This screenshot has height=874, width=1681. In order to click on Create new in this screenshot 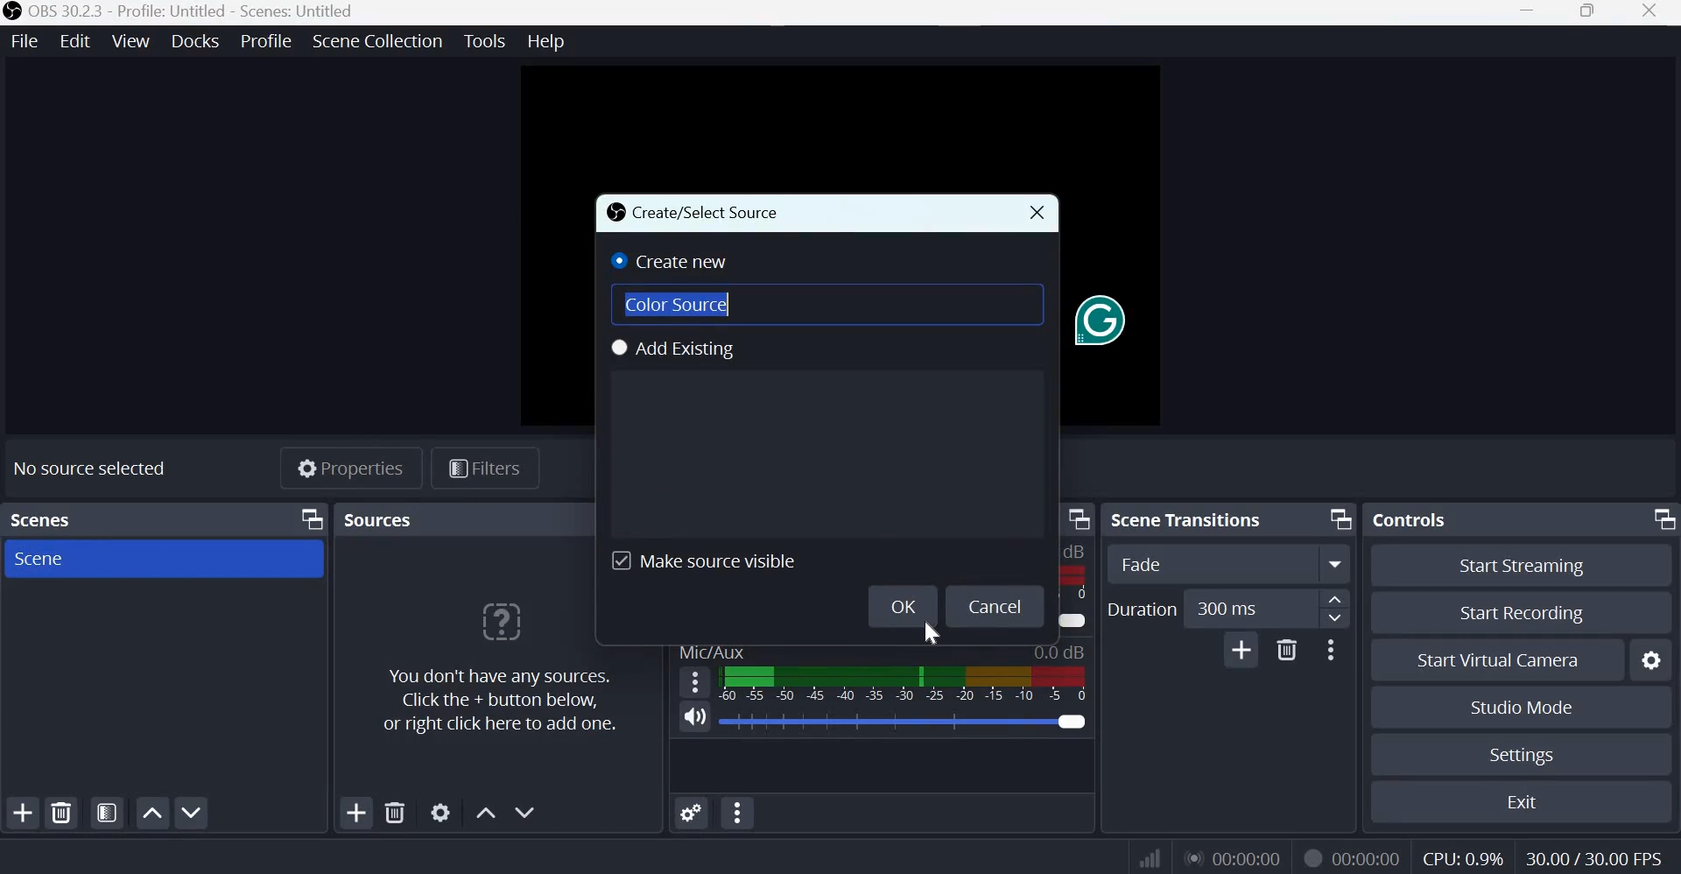, I will do `click(673, 260)`.